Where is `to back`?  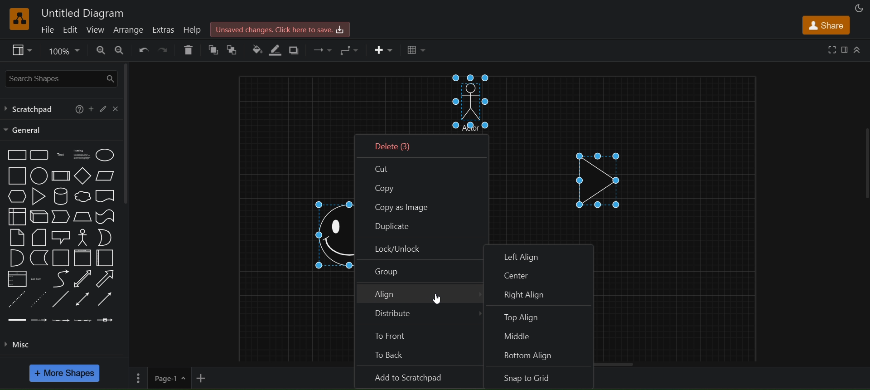
to back is located at coordinates (420, 356).